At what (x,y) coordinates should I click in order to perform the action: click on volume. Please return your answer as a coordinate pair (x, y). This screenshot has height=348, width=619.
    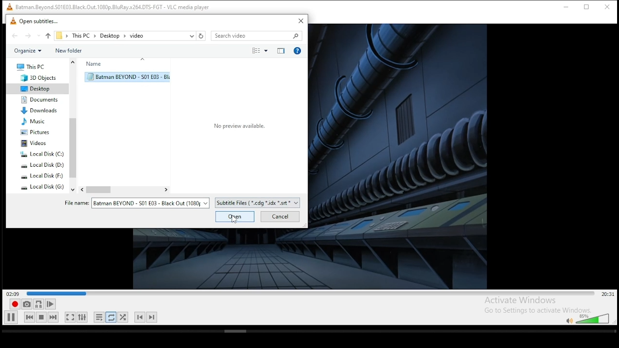
    Looking at the image, I should click on (594, 318).